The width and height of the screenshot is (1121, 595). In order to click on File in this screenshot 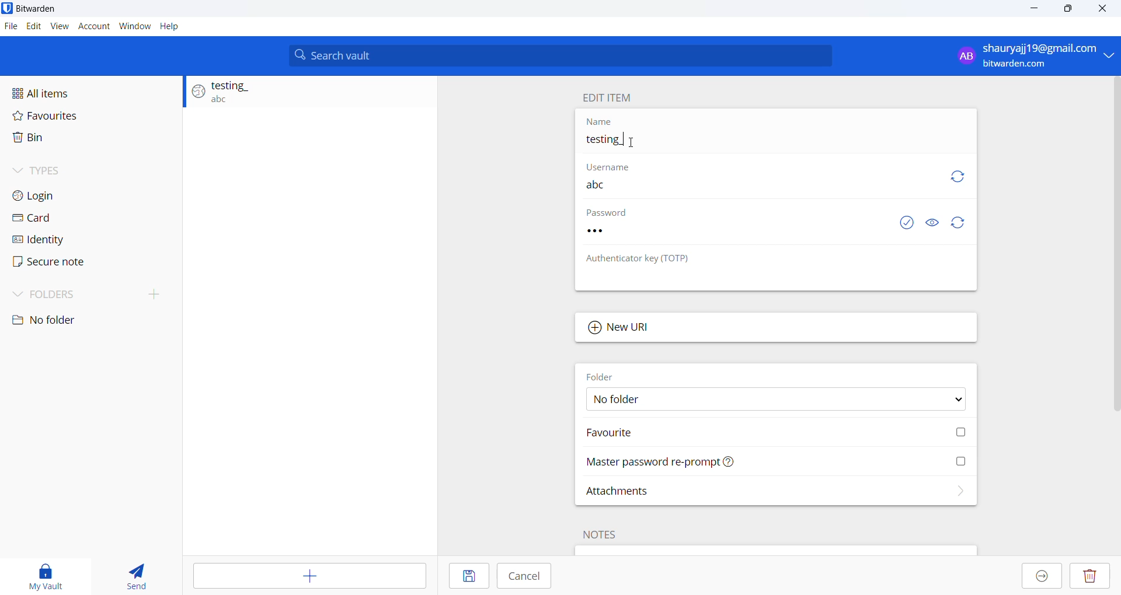, I will do `click(11, 27)`.